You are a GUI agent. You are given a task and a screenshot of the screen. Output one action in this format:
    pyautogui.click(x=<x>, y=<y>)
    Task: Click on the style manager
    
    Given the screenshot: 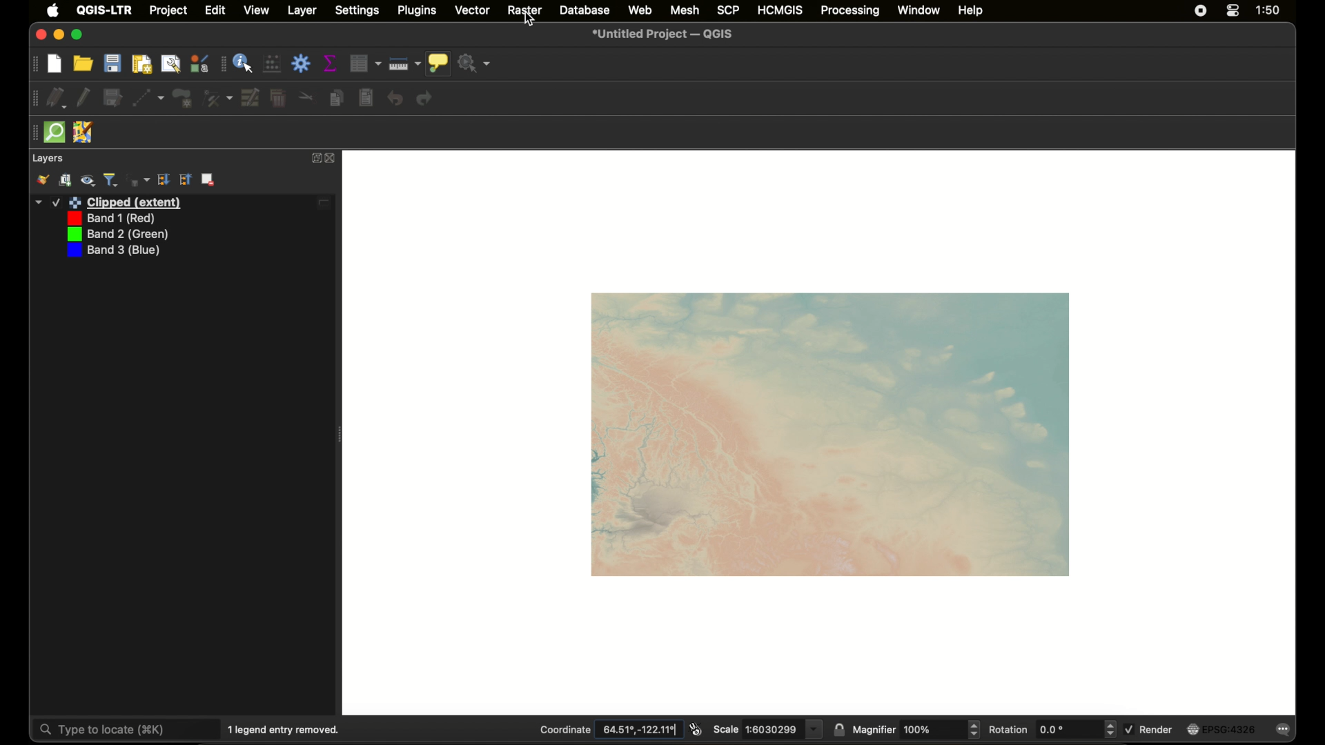 What is the action you would take?
    pyautogui.click(x=200, y=63)
    